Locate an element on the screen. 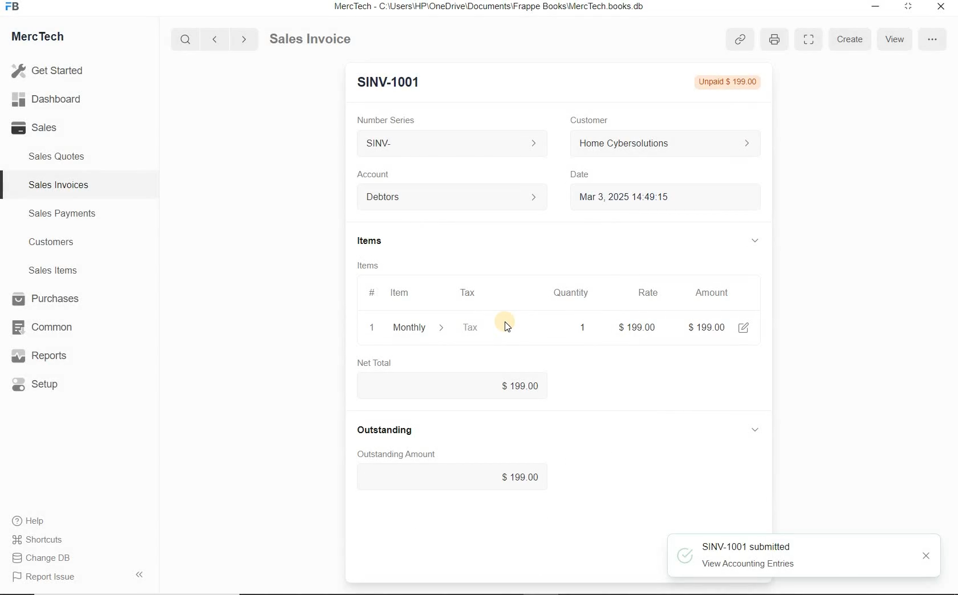 This screenshot has height=595, width=958. Items is located at coordinates (370, 267).